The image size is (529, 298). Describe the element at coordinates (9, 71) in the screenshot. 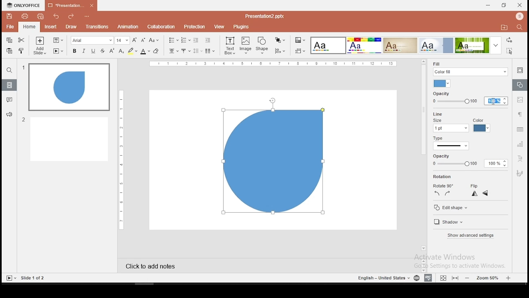

I see `find` at that location.